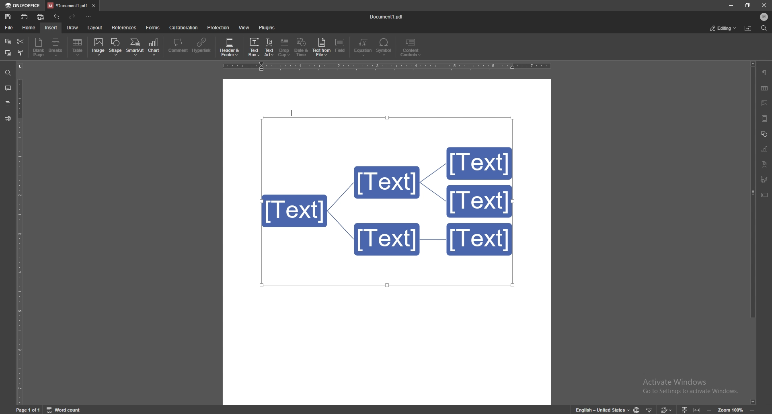 This screenshot has height=414, width=772. I want to click on shape, so click(116, 47).